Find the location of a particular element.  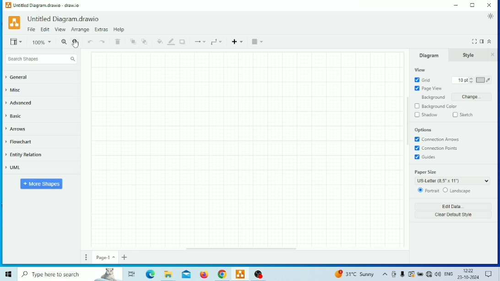

Internet is located at coordinates (429, 274).